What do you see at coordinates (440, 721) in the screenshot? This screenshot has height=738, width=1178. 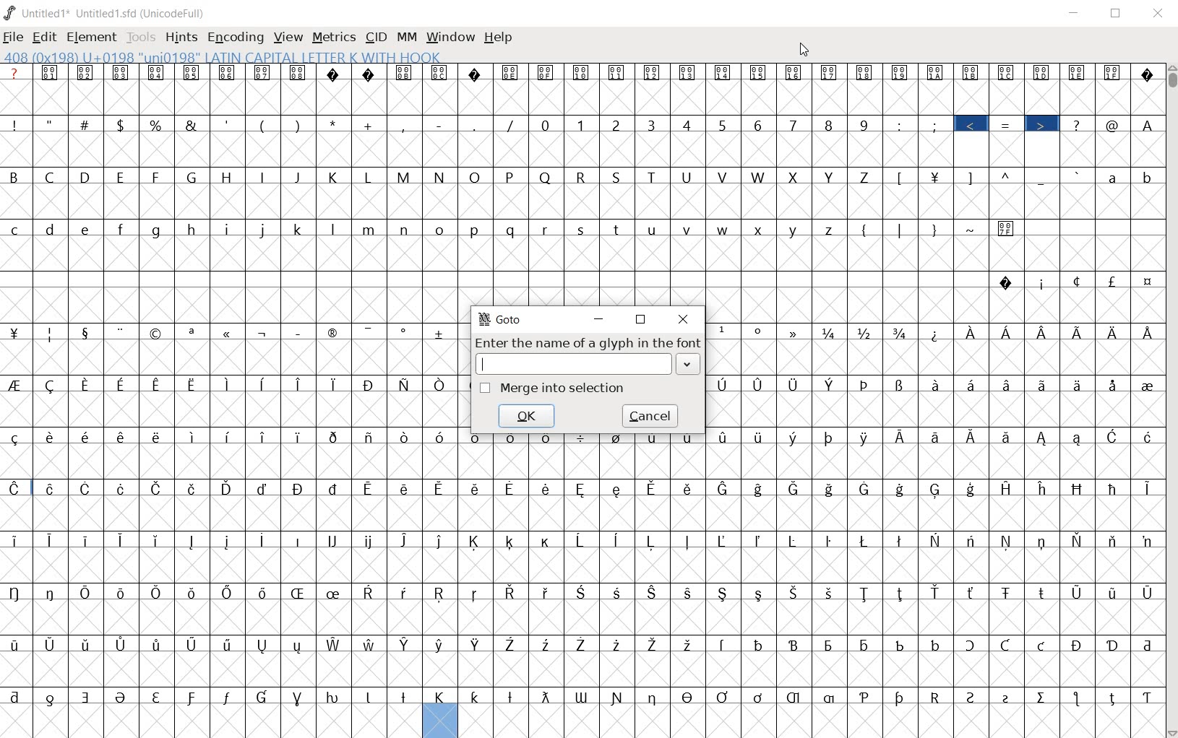 I see `edited glyph` at bounding box center [440, 721].